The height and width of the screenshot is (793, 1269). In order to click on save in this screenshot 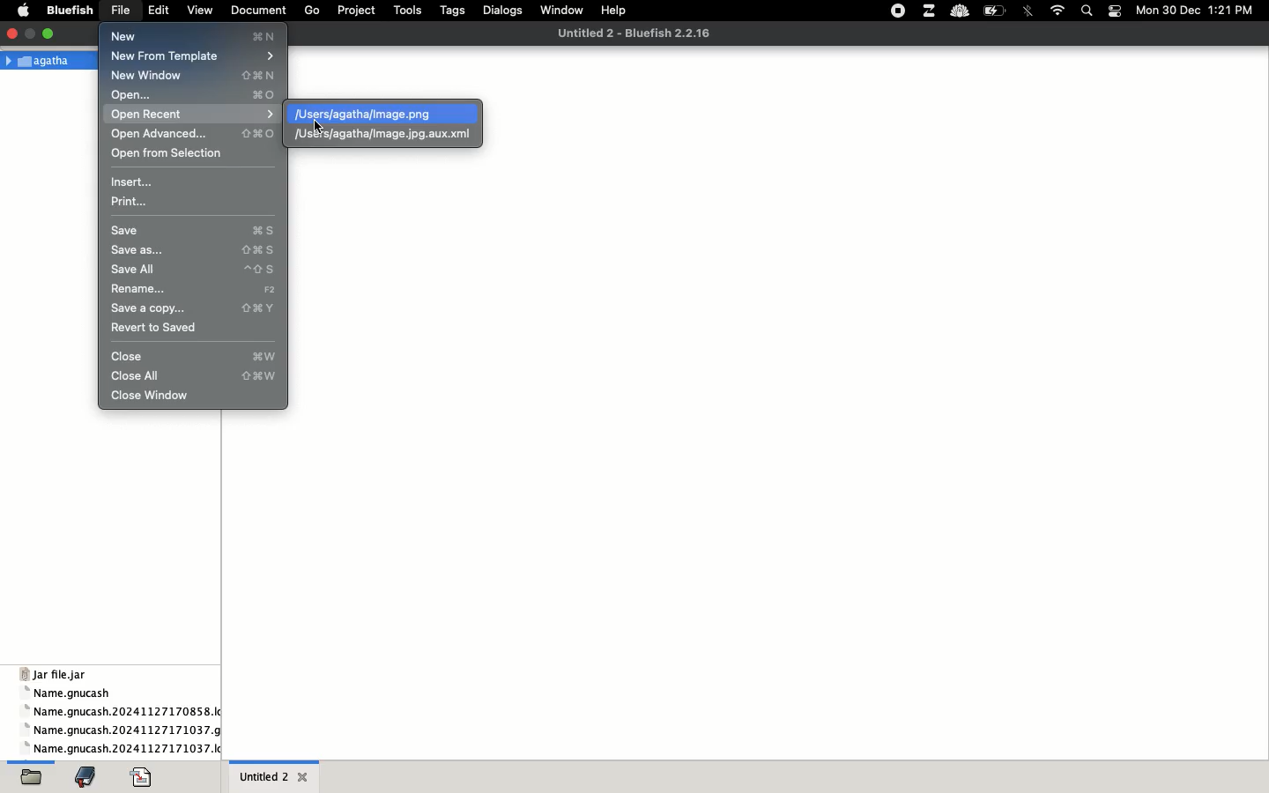, I will do `click(191, 230)`.